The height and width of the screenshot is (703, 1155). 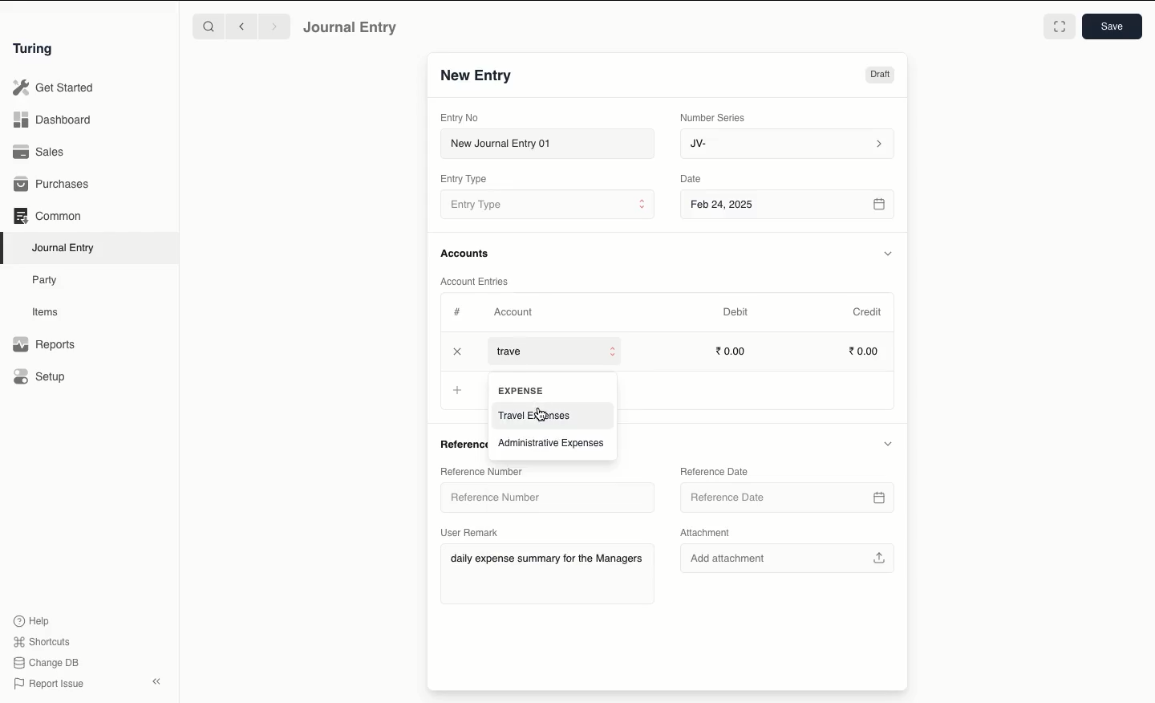 What do you see at coordinates (788, 560) in the screenshot?
I see `Add attachment` at bounding box center [788, 560].